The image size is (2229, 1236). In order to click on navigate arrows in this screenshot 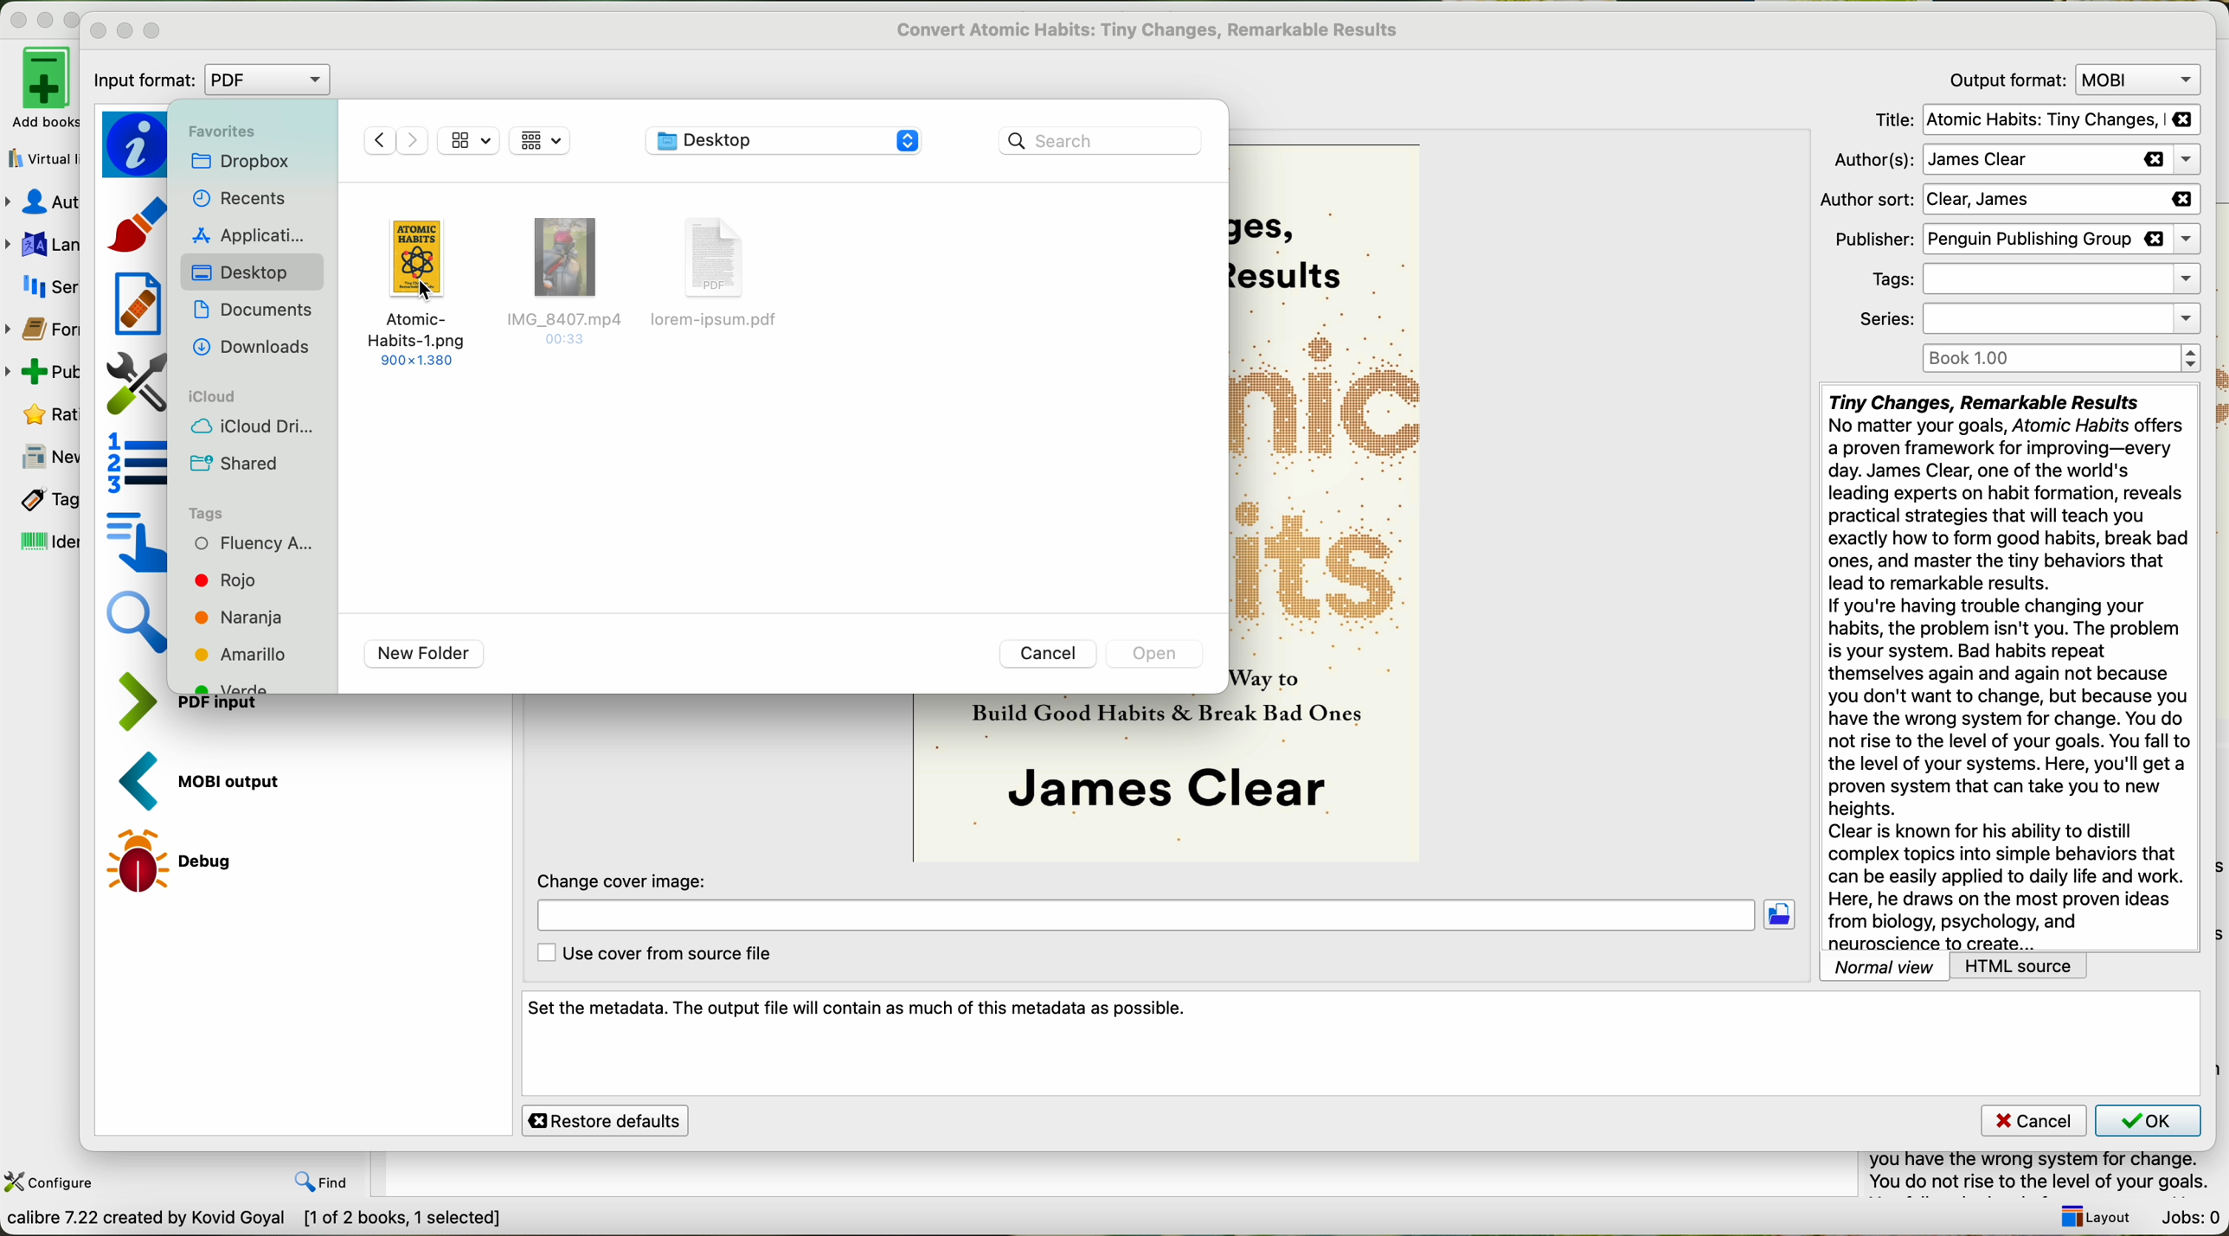, I will do `click(396, 140)`.